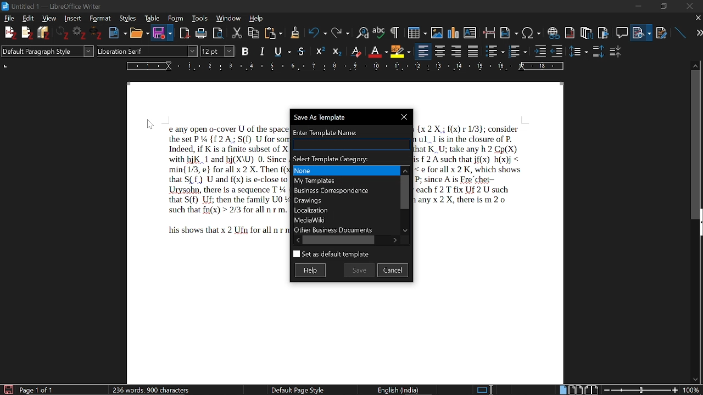  Describe the element at coordinates (616, 53) in the screenshot. I see `decrease paragraph space` at that location.